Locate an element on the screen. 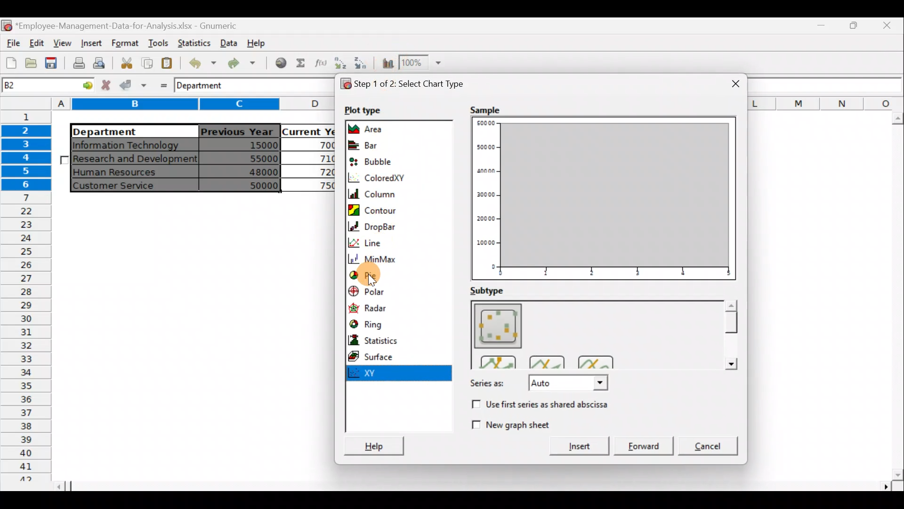 The height and width of the screenshot is (509, 904). Paste the clipboard is located at coordinates (169, 64).